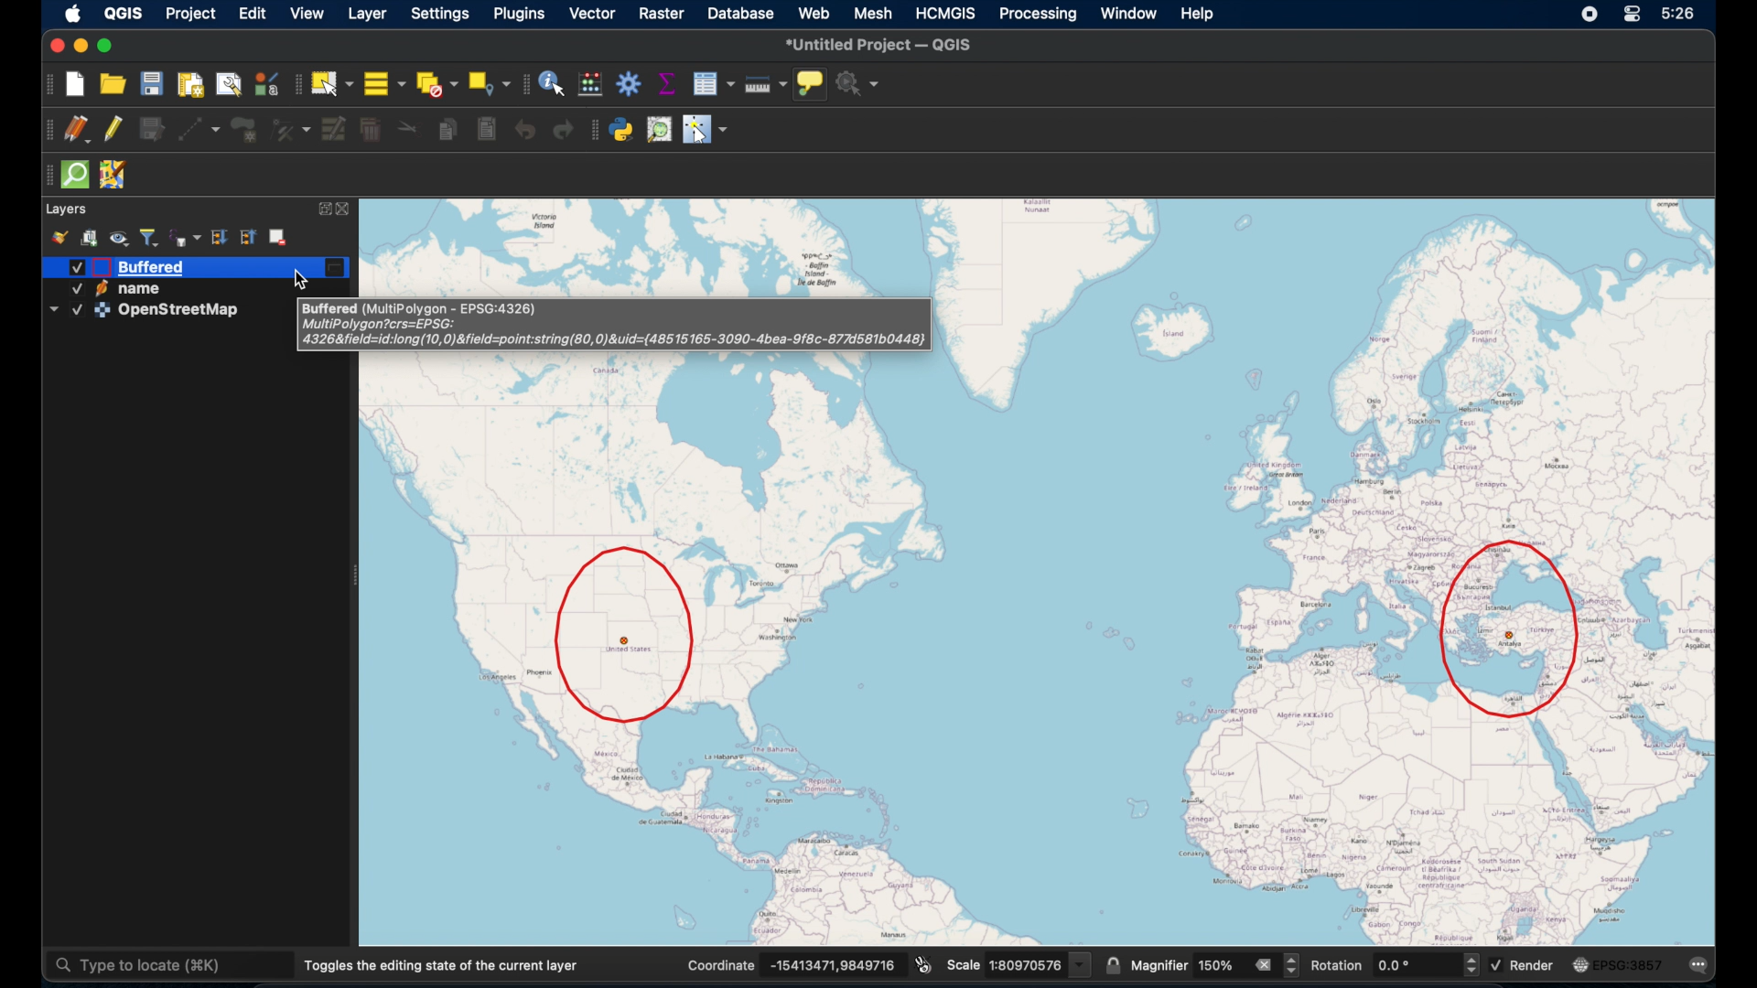 This screenshot has height=988, width=1757. Describe the element at coordinates (168, 968) in the screenshot. I see `type to locate` at that location.